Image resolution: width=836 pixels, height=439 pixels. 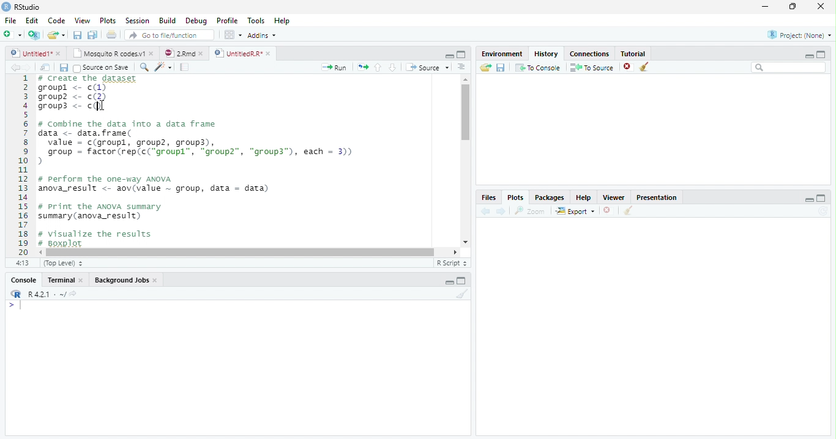 What do you see at coordinates (608, 211) in the screenshot?
I see `Delete` at bounding box center [608, 211].